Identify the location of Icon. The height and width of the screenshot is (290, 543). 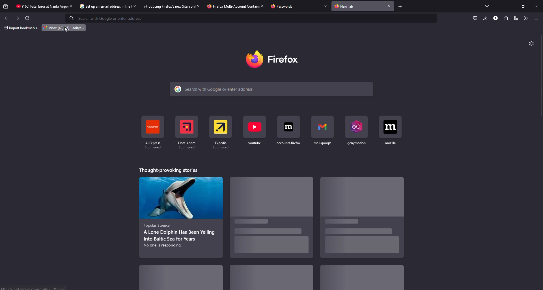
(150, 126).